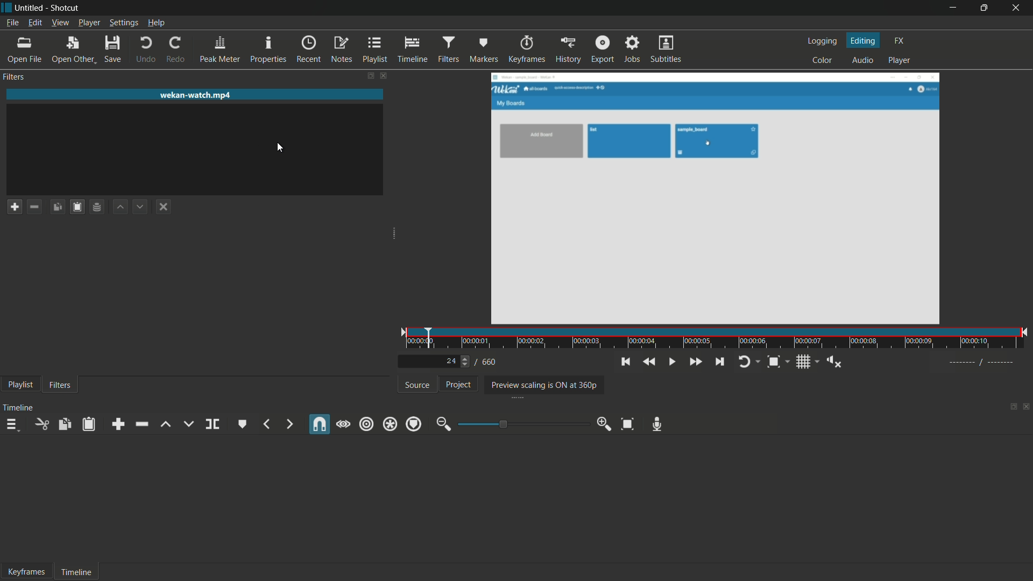  I want to click on help menu, so click(155, 22).